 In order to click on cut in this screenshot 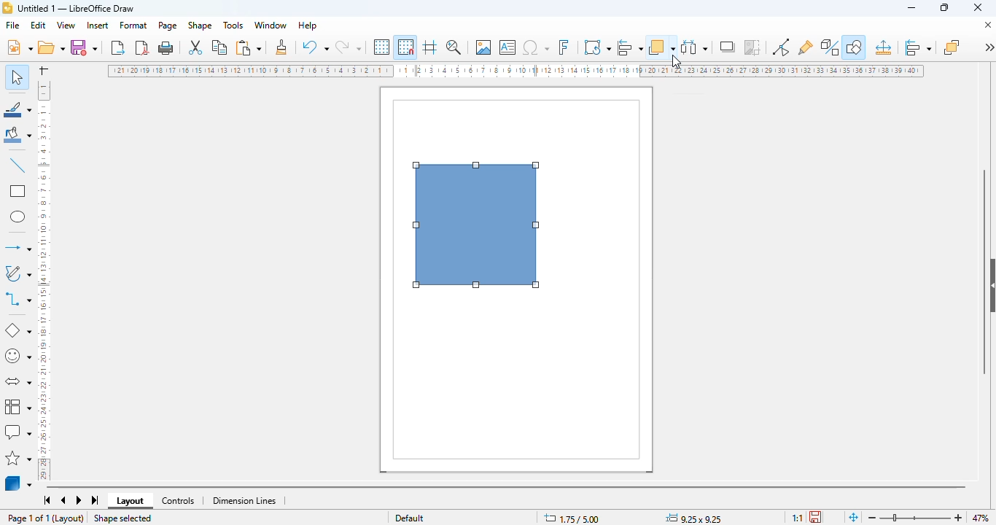, I will do `click(196, 47)`.